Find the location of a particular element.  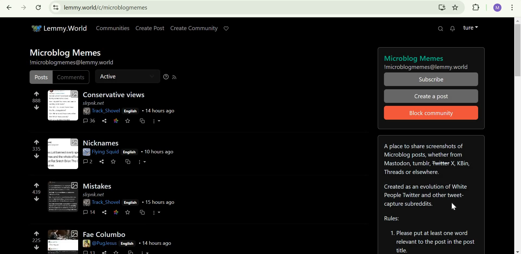

user id is located at coordinates (106, 202).